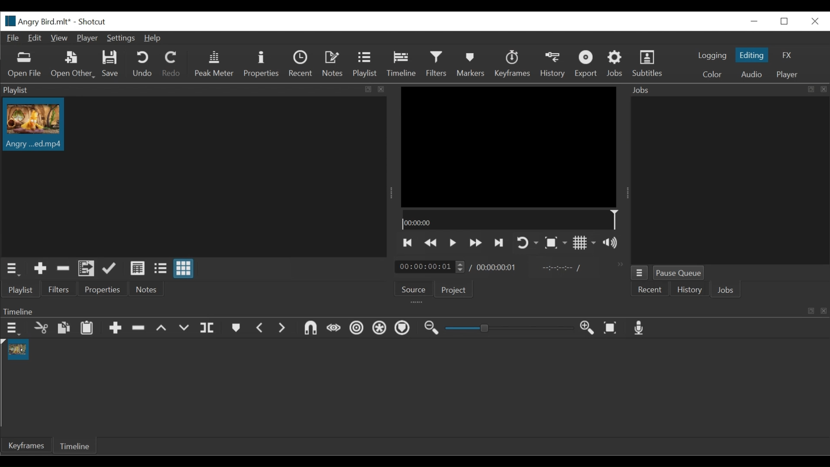 The height and width of the screenshot is (467, 830). Describe the element at coordinates (35, 125) in the screenshot. I see `Clip` at that location.